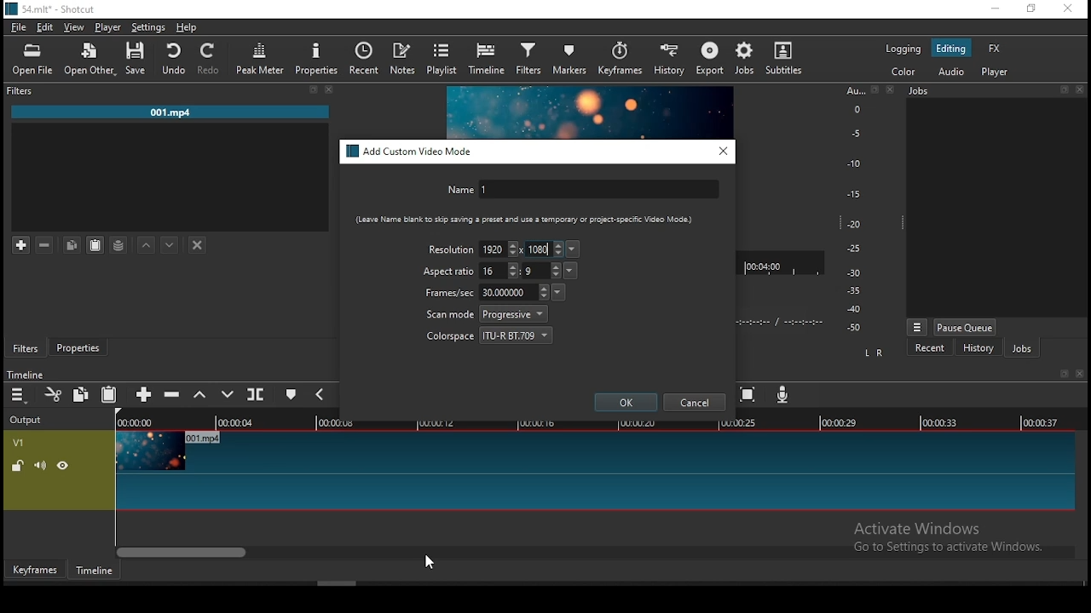 Image resolution: width=1091 pixels, height=613 pixels. Describe the element at coordinates (498, 249) in the screenshot. I see `width` at that location.